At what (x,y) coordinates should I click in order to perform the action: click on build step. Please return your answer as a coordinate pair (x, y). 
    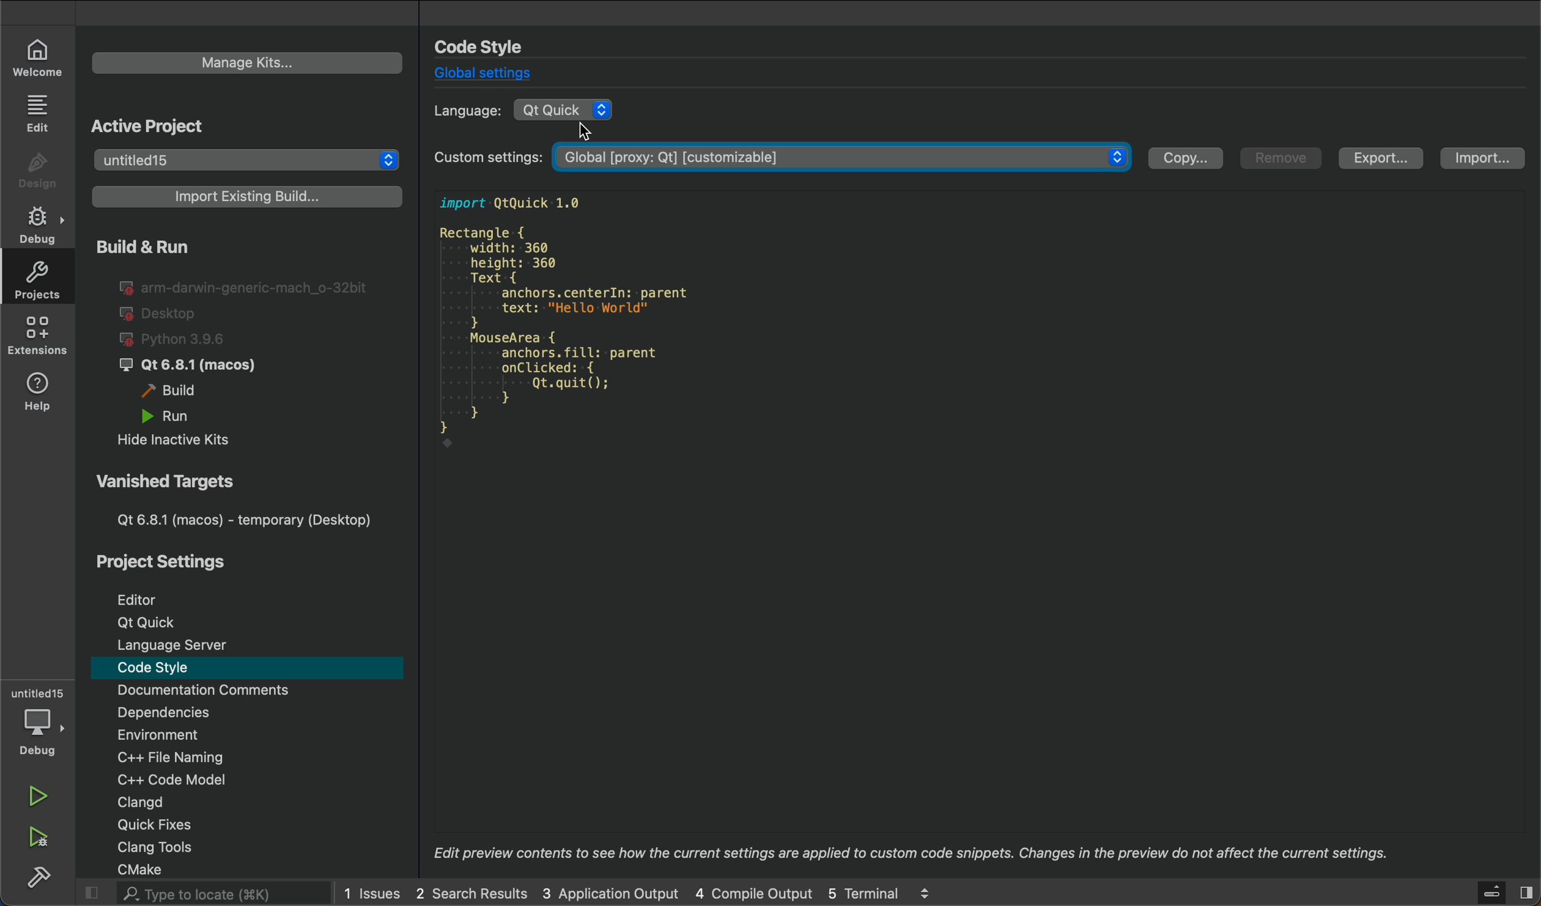
    Looking at the image, I should click on (971, 650).